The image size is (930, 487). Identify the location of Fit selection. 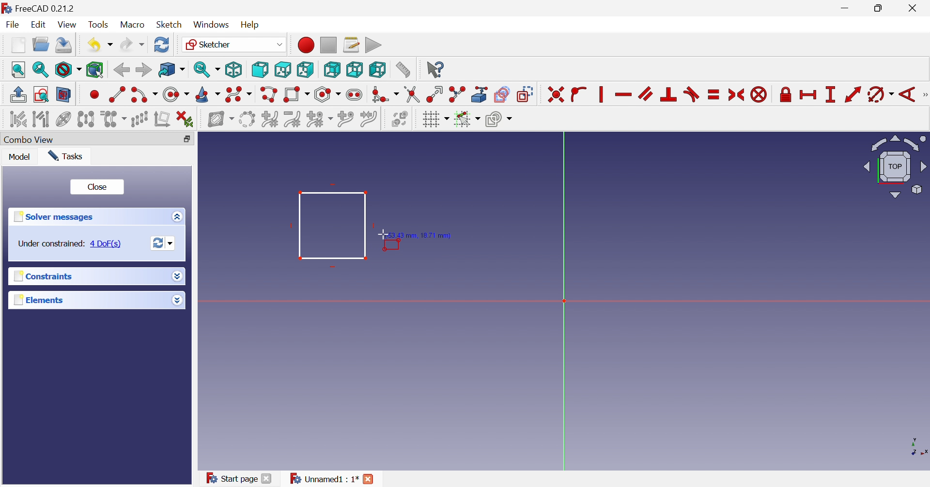
(39, 70).